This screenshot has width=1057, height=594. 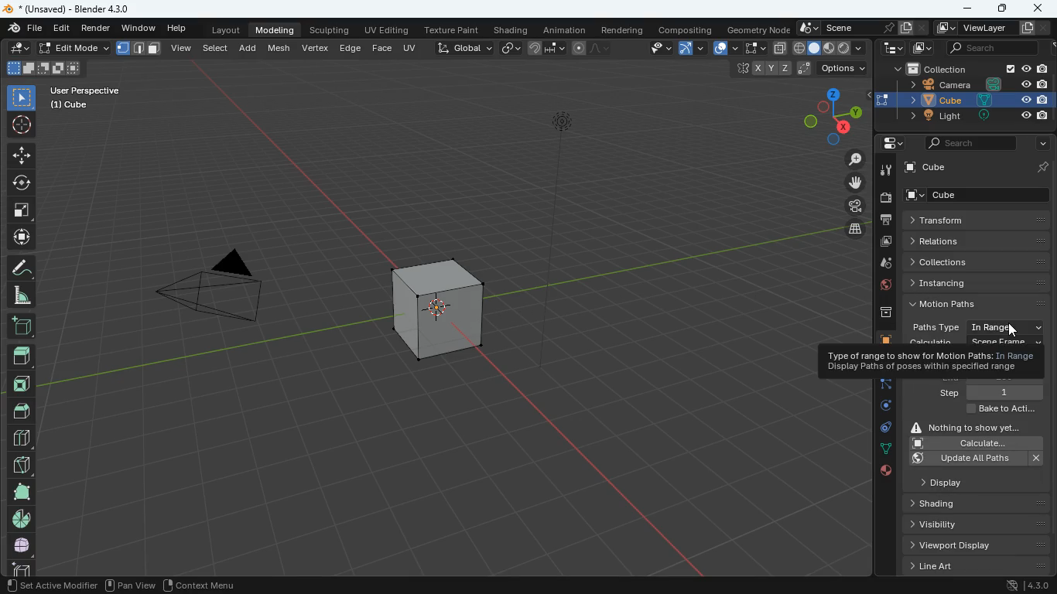 What do you see at coordinates (831, 49) in the screenshot?
I see `layout` at bounding box center [831, 49].